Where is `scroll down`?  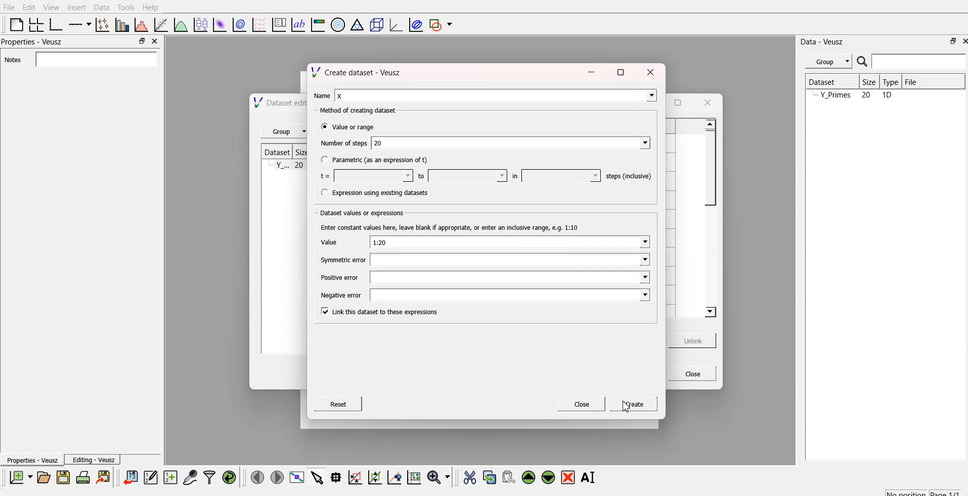 scroll down is located at coordinates (707, 312).